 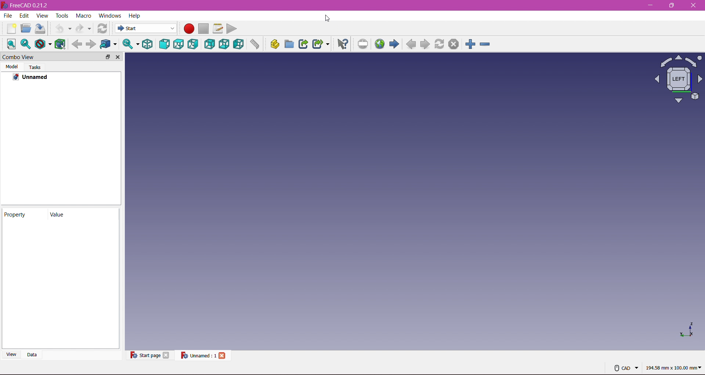 What do you see at coordinates (134, 15) in the screenshot?
I see `Help` at bounding box center [134, 15].